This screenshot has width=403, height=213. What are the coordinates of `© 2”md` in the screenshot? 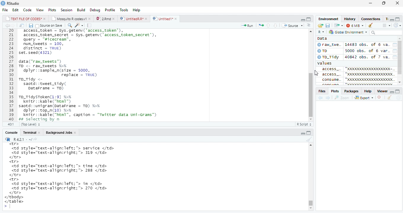 It's located at (106, 19).